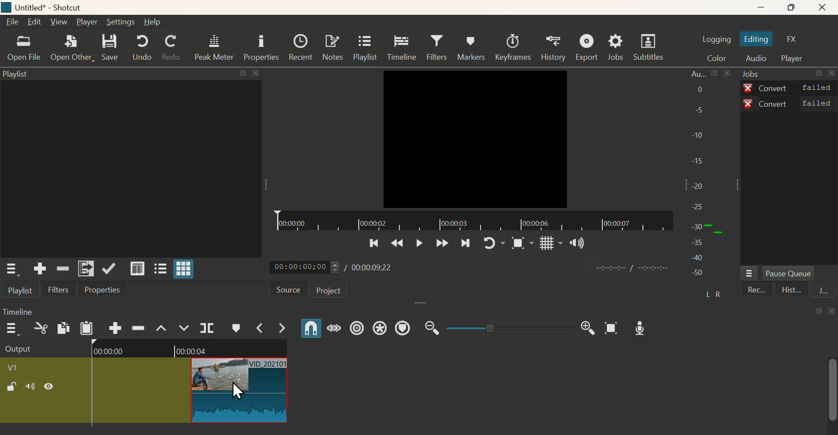 The height and width of the screenshot is (435, 838). I want to click on Player, so click(793, 59).